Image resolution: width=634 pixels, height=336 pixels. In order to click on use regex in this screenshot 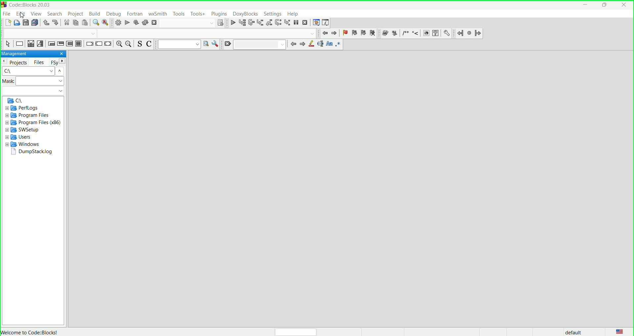, I will do `click(339, 45)`.